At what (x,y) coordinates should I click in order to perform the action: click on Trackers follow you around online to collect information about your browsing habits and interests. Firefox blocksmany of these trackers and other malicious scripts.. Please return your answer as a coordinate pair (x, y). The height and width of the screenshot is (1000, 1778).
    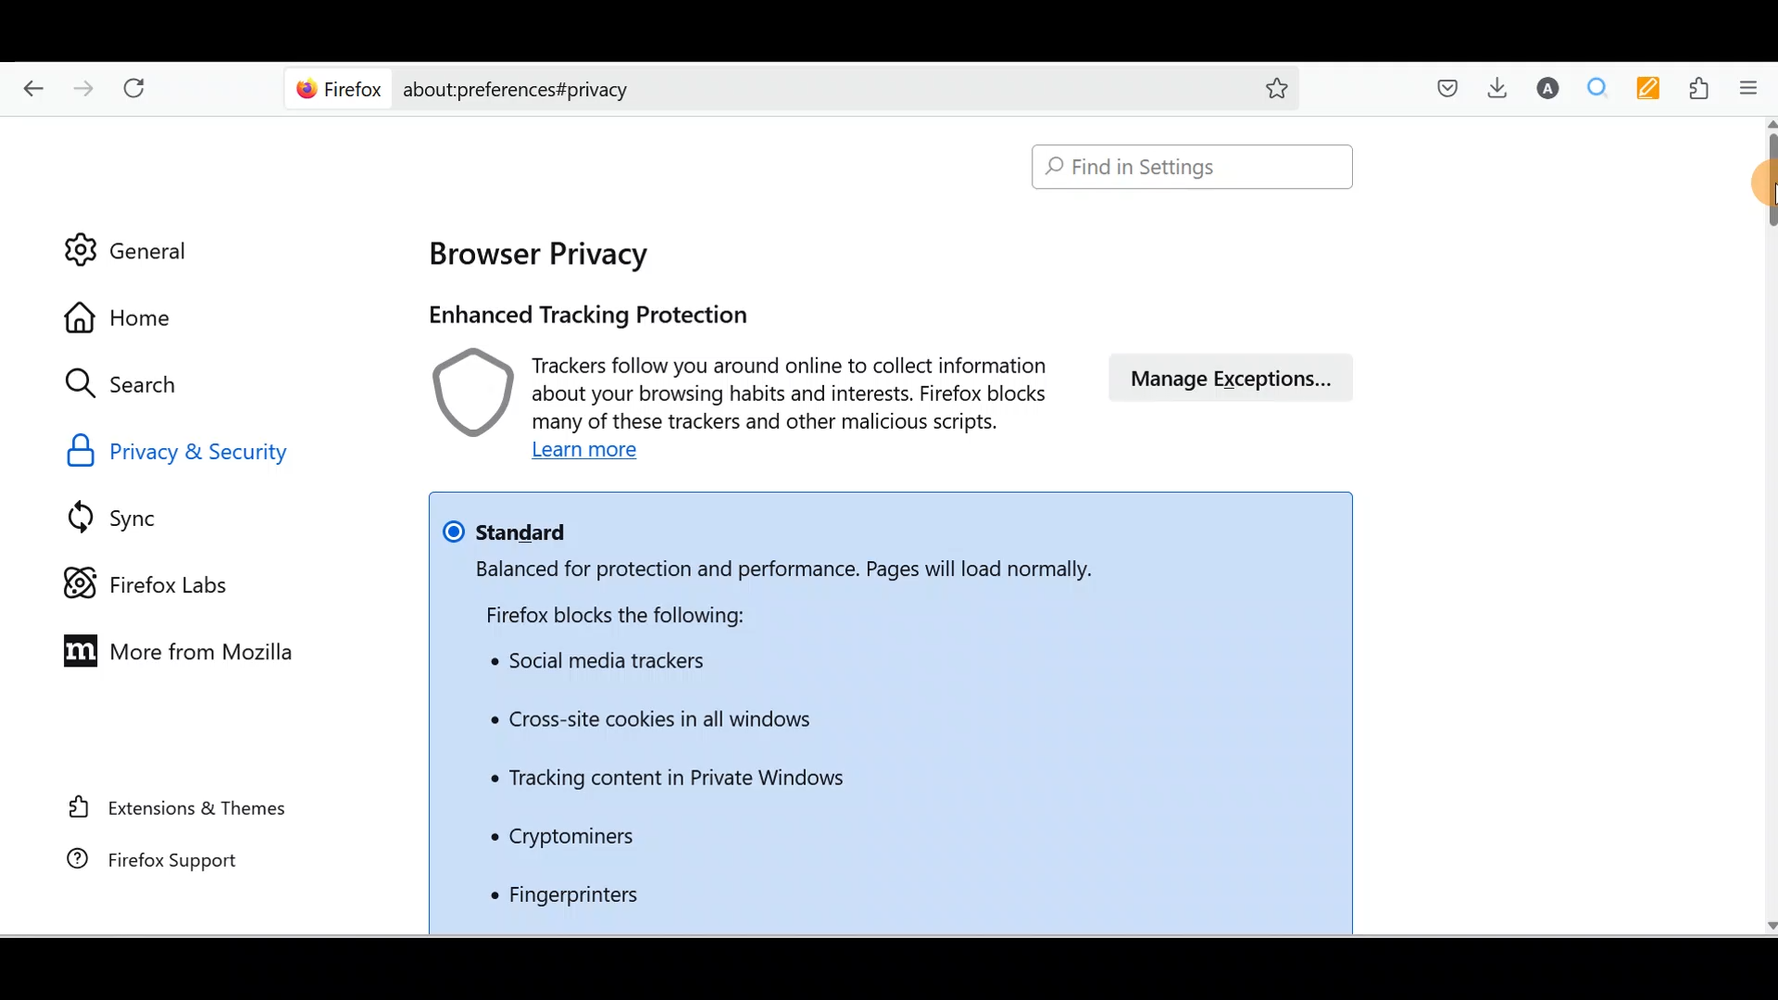
    Looking at the image, I should click on (791, 393).